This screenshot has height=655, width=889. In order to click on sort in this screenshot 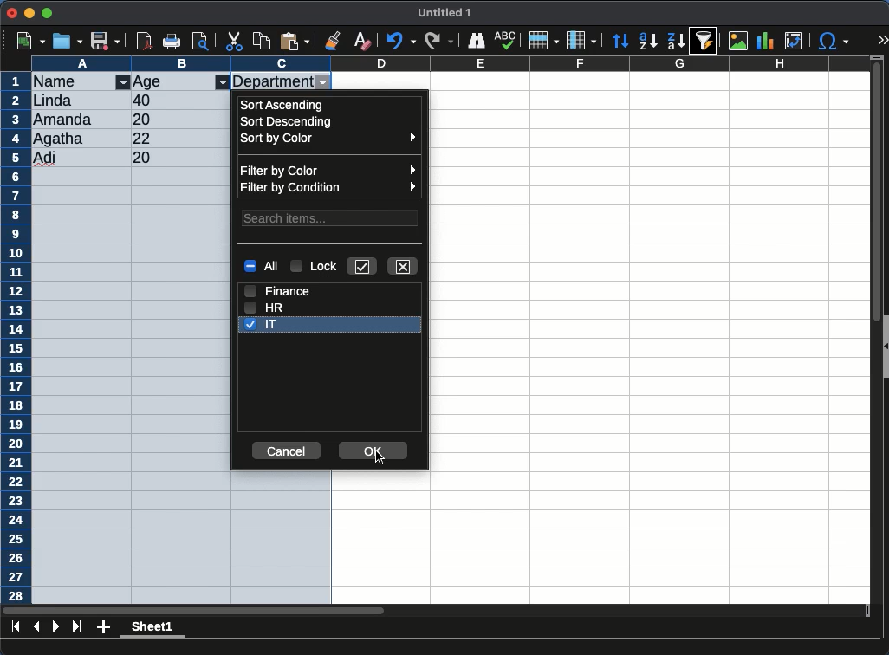, I will do `click(622, 41)`.